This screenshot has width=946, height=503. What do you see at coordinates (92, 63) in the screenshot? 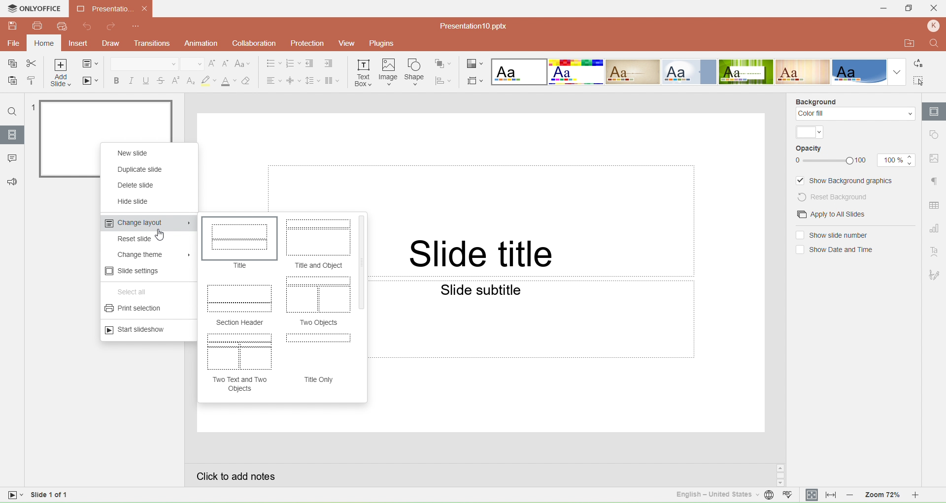
I see `Change slide layout` at bounding box center [92, 63].